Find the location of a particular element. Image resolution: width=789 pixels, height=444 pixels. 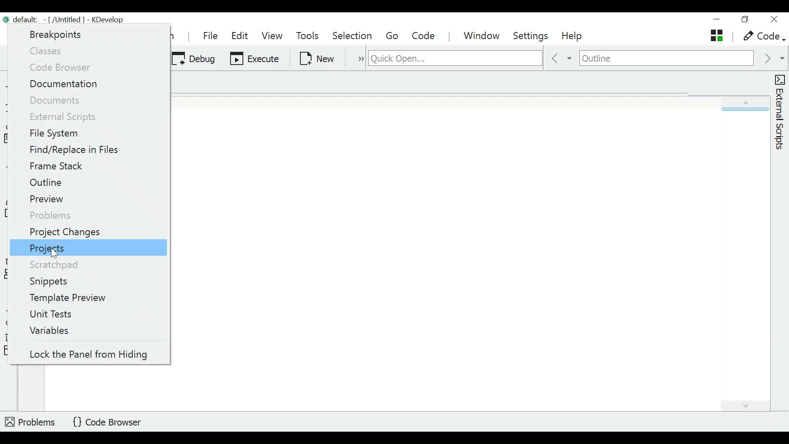

File name is located at coordinates (44, 20).